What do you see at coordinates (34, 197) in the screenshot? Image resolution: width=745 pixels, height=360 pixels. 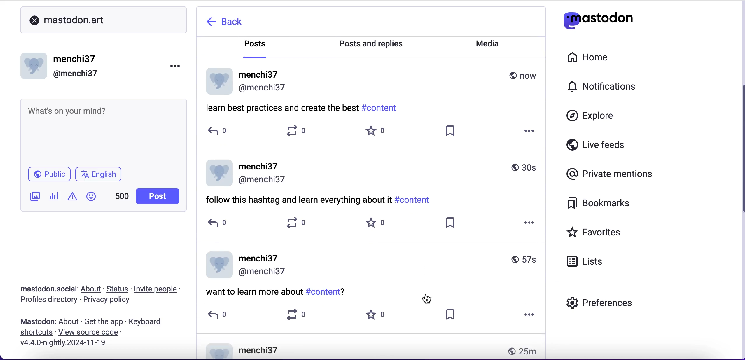 I see `add image` at bounding box center [34, 197].